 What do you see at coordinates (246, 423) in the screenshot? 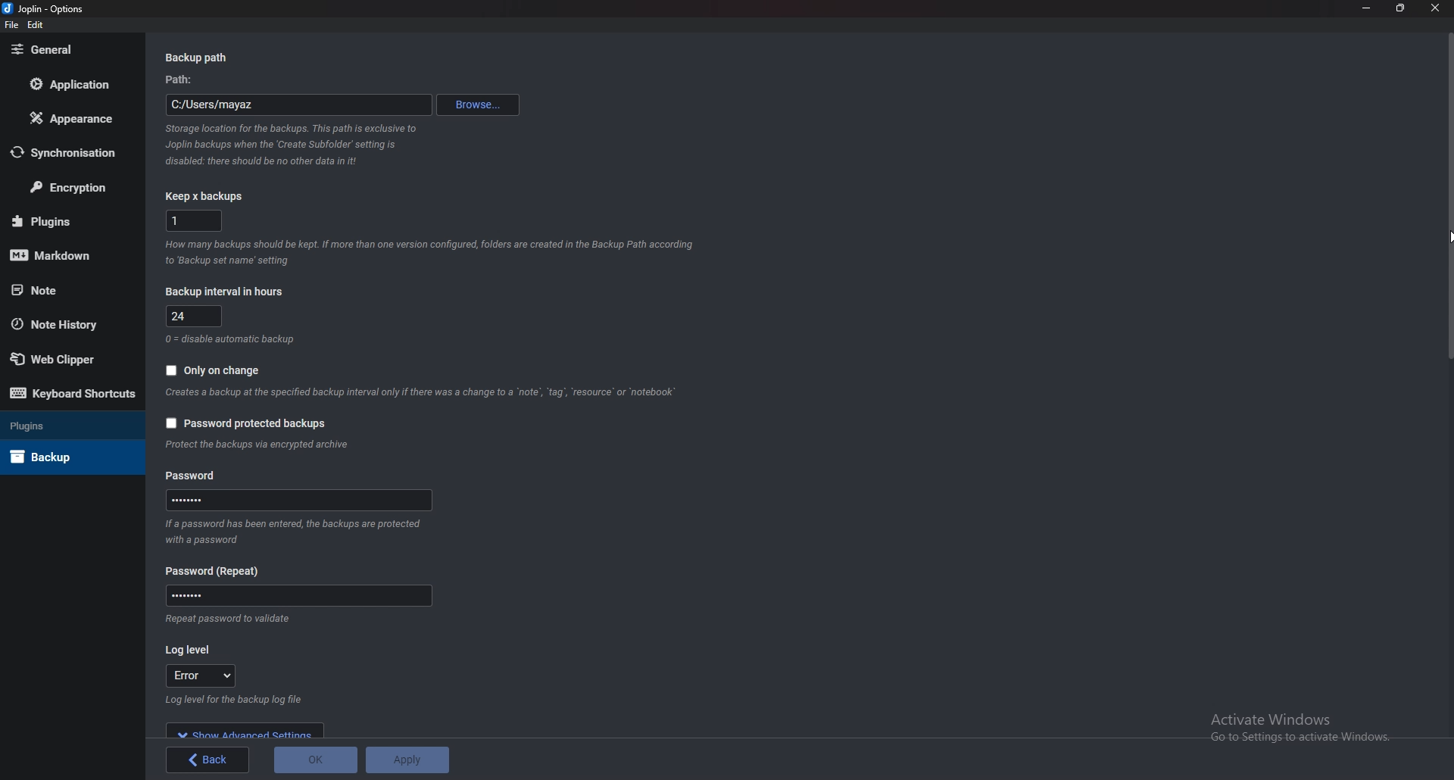
I see `Password protected backups` at bounding box center [246, 423].